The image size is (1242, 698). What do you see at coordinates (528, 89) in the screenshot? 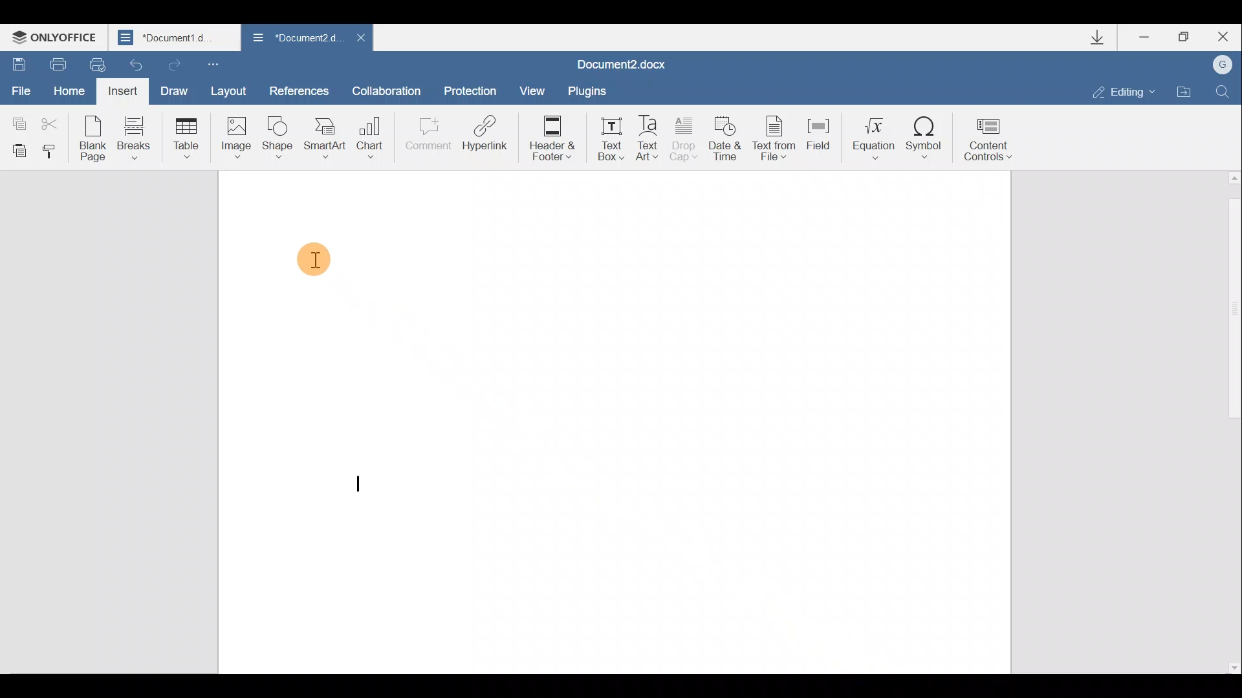
I see `View` at bounding box center [528, 89].